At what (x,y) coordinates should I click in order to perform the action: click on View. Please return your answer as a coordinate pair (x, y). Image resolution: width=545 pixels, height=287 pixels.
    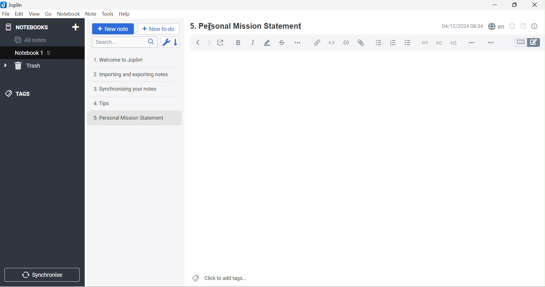
    Looking at the image, I should click on (35, 14).